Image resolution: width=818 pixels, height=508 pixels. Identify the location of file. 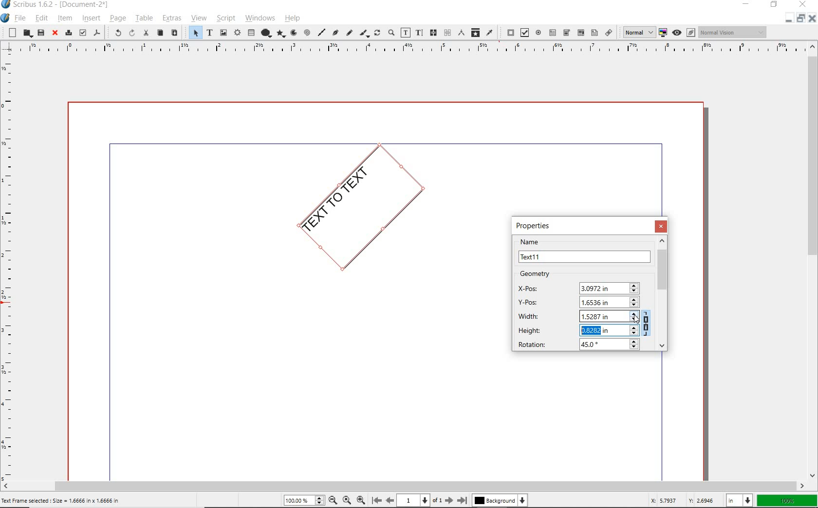
(21, 18).